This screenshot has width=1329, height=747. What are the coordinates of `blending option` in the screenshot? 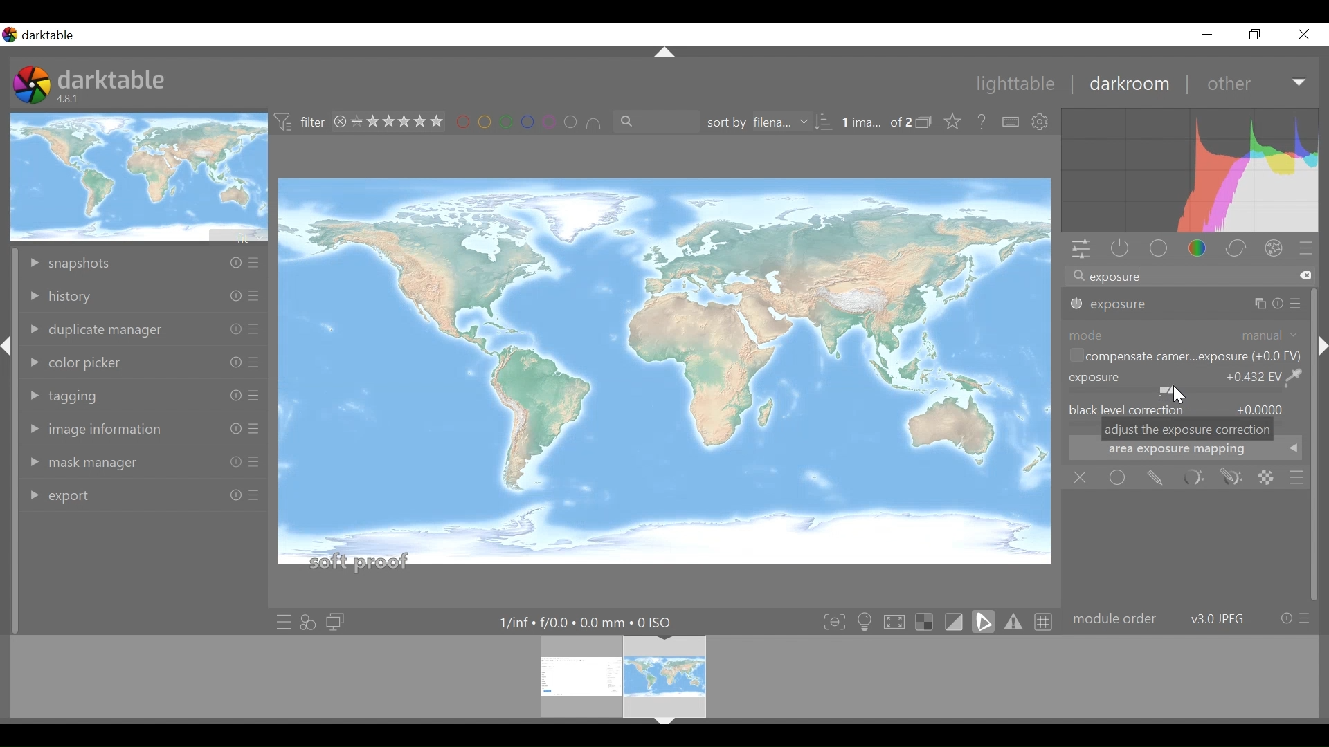 It's located at (1296, 478).